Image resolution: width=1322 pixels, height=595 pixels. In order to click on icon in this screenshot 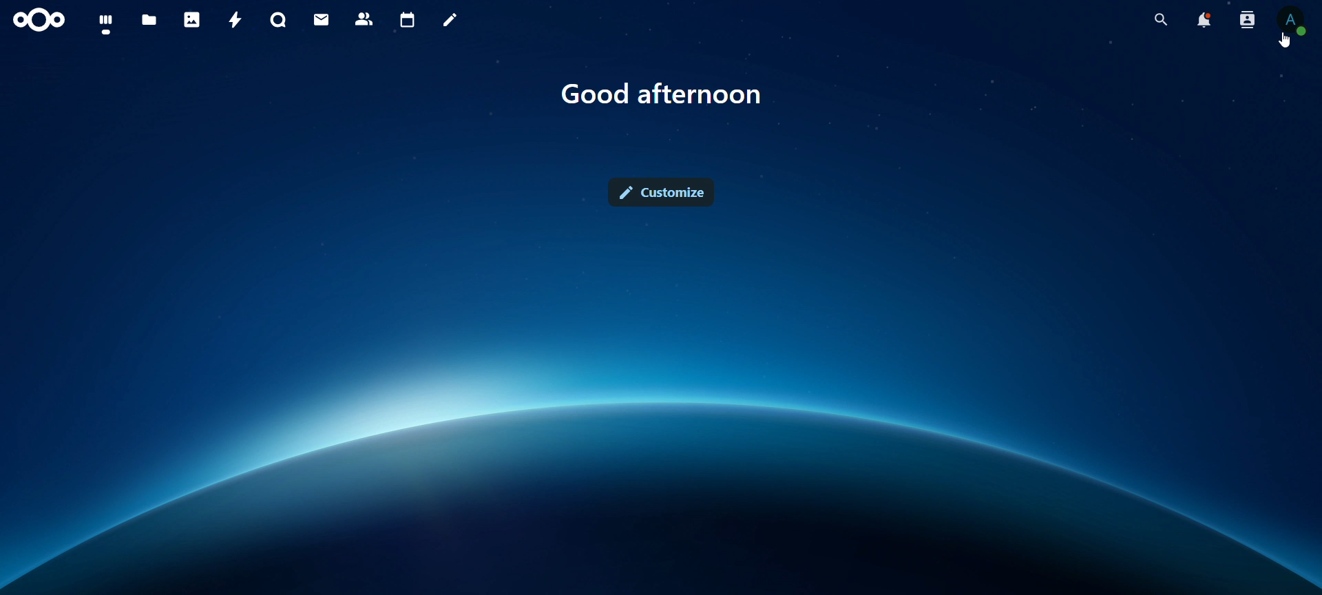, I will do `click(43, 20)`.